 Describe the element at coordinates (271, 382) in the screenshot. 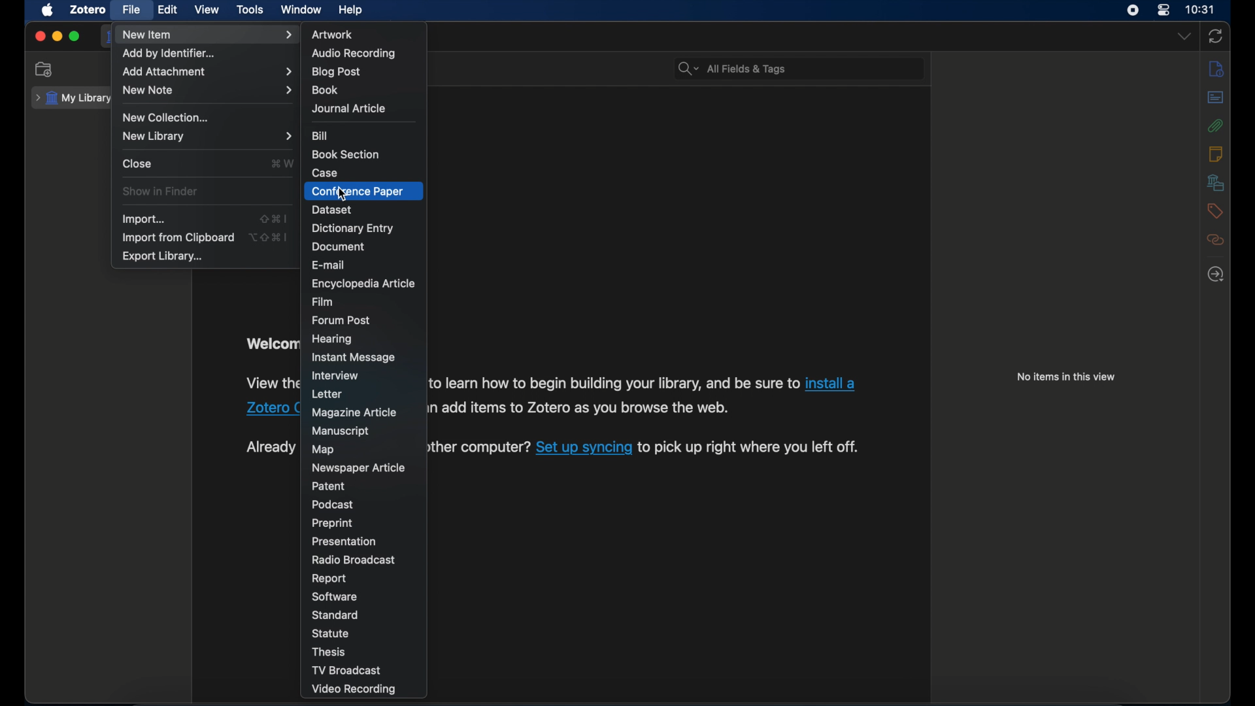

I see `obscure text` at that location.